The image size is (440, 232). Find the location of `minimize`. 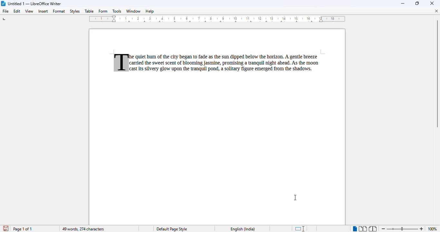

minimize is located at coordinates (403, 4).